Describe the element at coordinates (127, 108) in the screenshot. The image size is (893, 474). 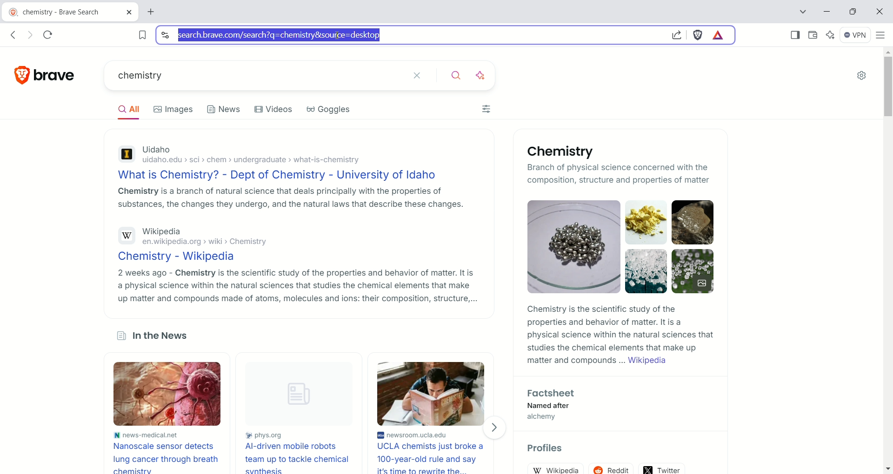
I see `All: selected` at that location.